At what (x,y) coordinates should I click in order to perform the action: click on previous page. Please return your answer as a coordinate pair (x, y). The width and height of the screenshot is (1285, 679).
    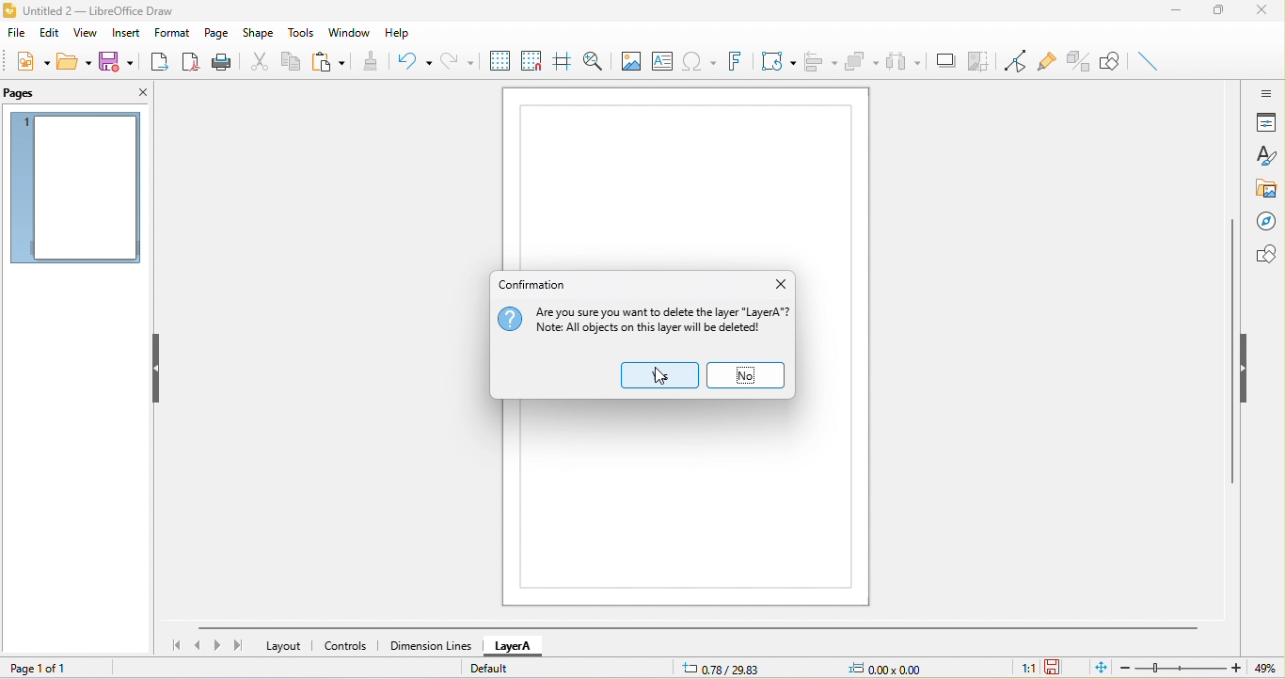
    Looking at the image, I should click on (198, 645).